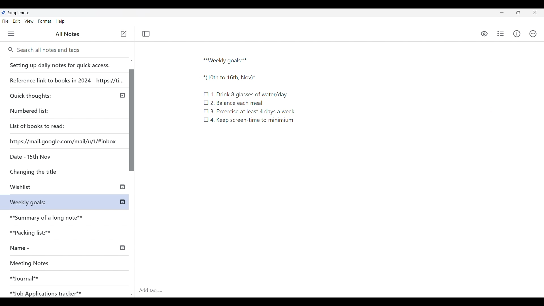  Describe the element at coordinates (45, 21) in the screenshot. I see `Format menu` at that location.